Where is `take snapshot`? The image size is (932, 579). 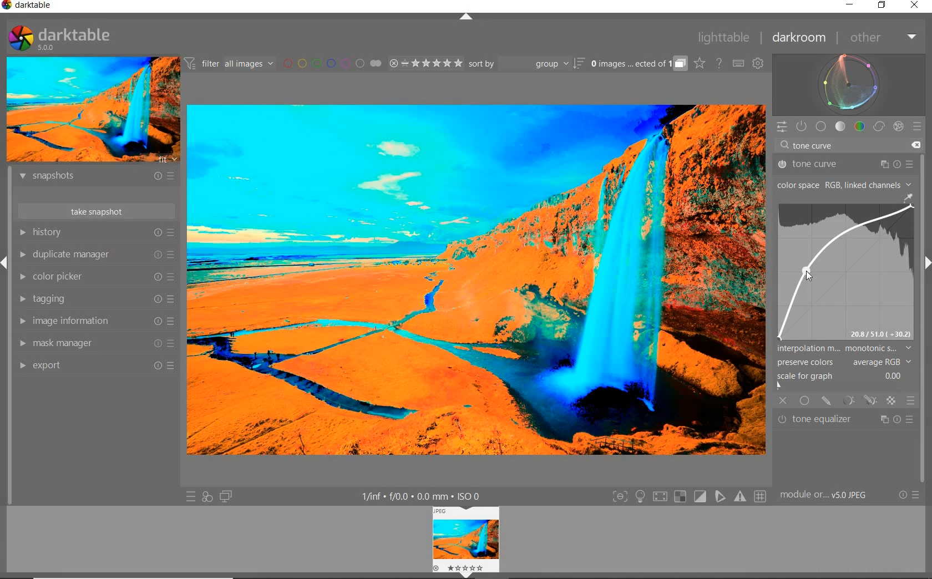 take snapshot is located at coordinates (96, 210).